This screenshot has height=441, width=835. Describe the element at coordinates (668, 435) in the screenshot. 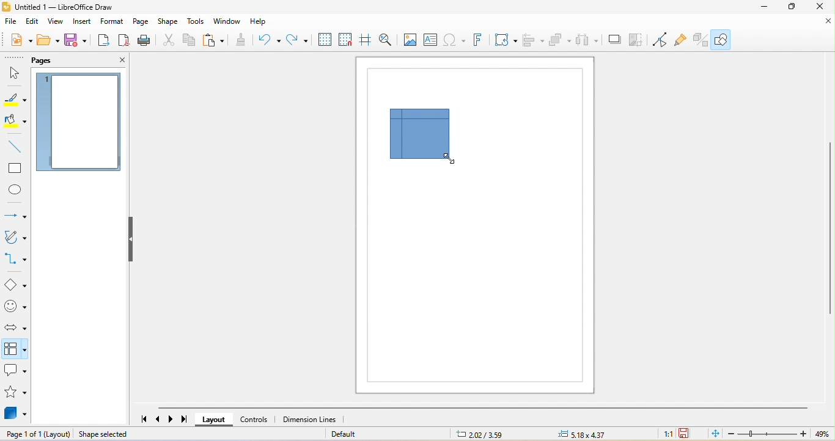

I see `1:1` at that location.